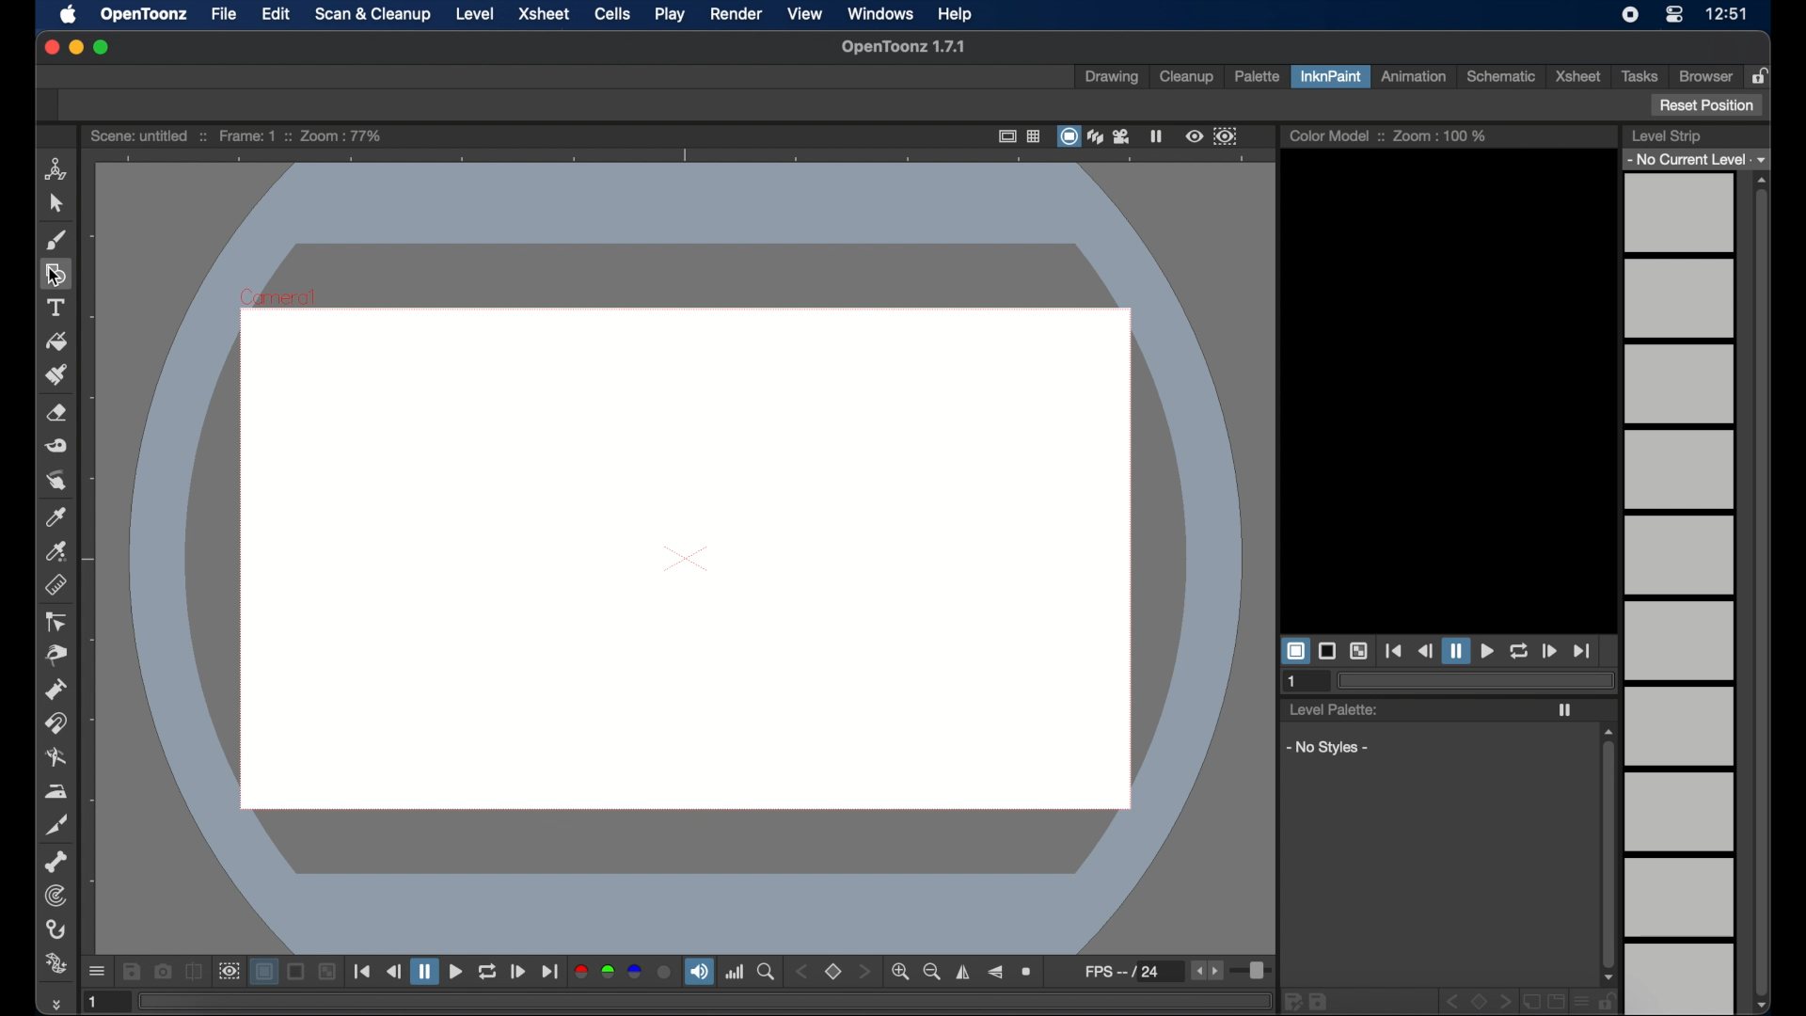 The height and width of the screenshot is (1016, 1806). What do you see at coordinates (1226, 136) in the screenshot?
I see `sub camera preview` at bounding box center [1226, 136].